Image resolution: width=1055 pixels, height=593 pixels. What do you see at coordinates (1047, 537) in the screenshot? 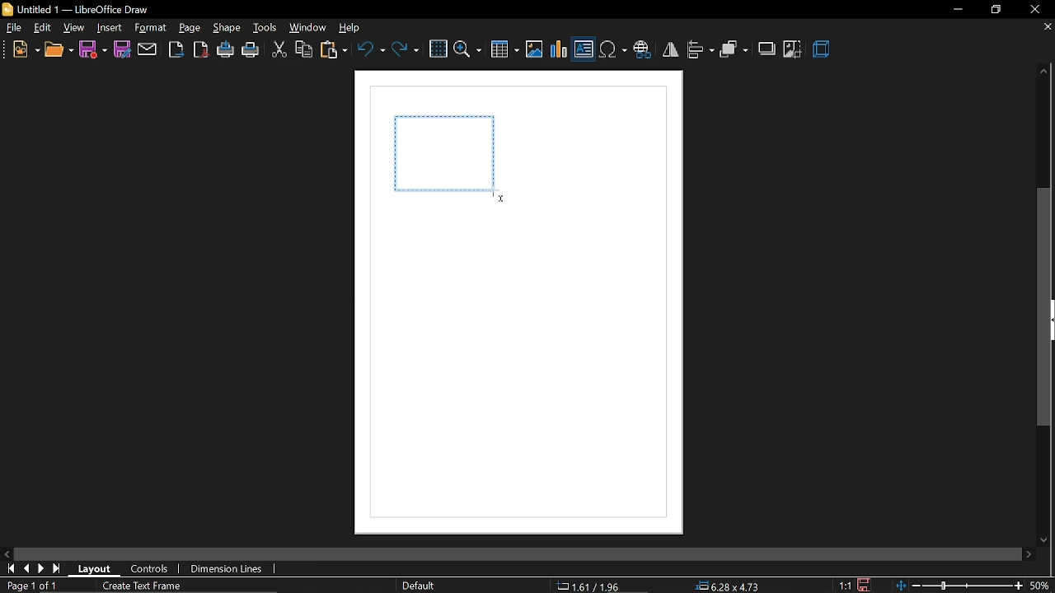
I see `move down` at bounding box center [1047, 537].